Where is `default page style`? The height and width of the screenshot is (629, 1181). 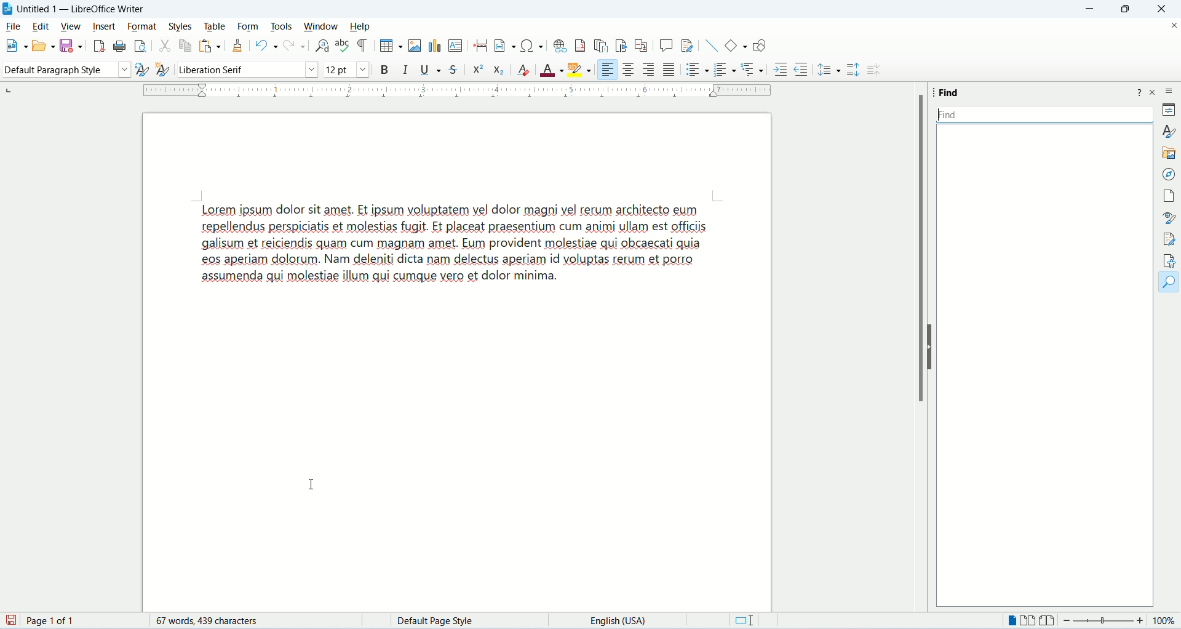 default page style is located at coordinates (440, 620).